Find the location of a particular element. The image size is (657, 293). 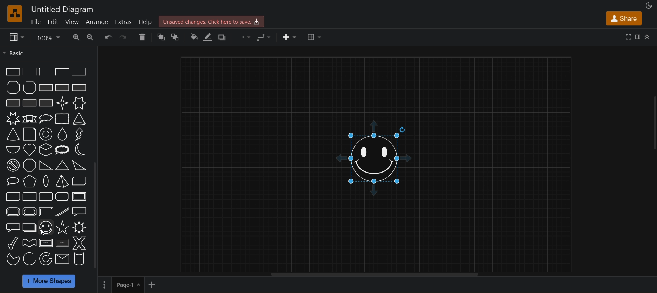

acr is located at coordinates (29, 259).